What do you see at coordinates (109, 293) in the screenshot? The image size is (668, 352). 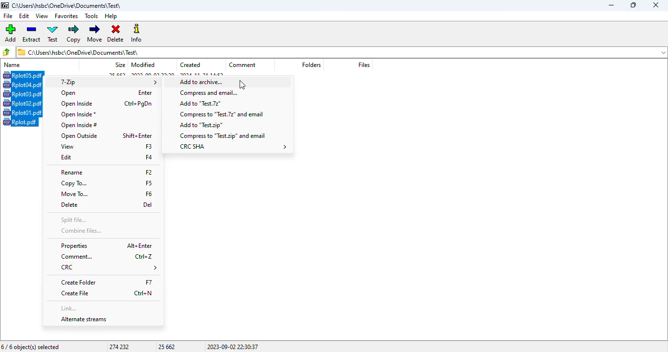 I see `create file` at bounding box center [109, 293].